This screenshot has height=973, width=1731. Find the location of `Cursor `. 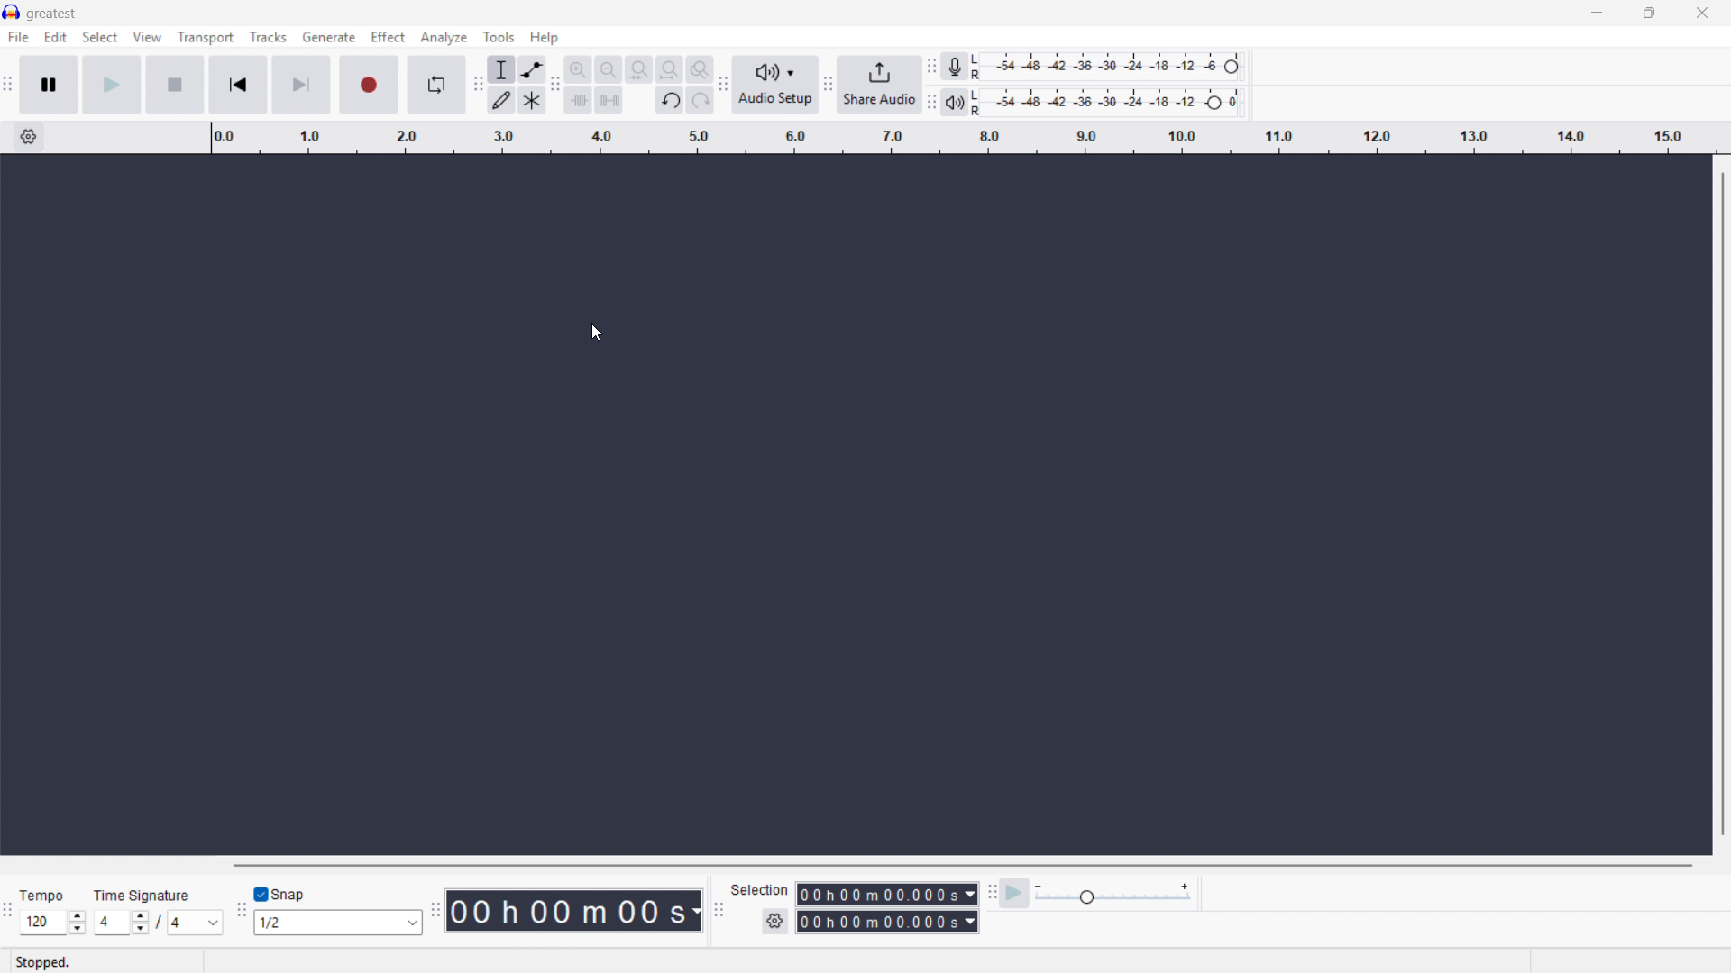

Cursor  is located at coordinates (518, 597).